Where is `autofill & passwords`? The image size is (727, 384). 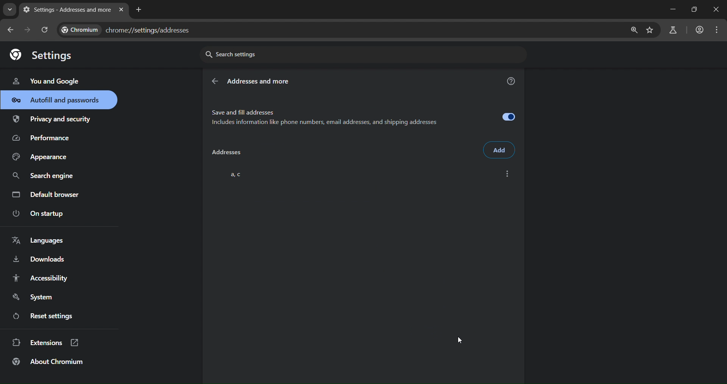 autofill & passwords is located at coordinates (59, 100).